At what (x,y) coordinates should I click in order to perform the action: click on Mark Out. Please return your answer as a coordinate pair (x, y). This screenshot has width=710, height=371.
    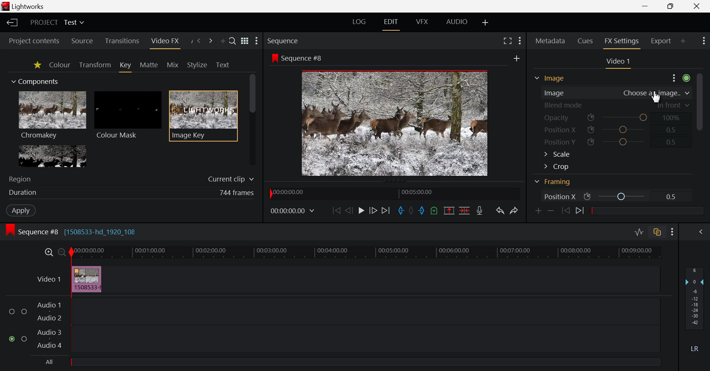
    Looking at the image, I should click on (422, 210).